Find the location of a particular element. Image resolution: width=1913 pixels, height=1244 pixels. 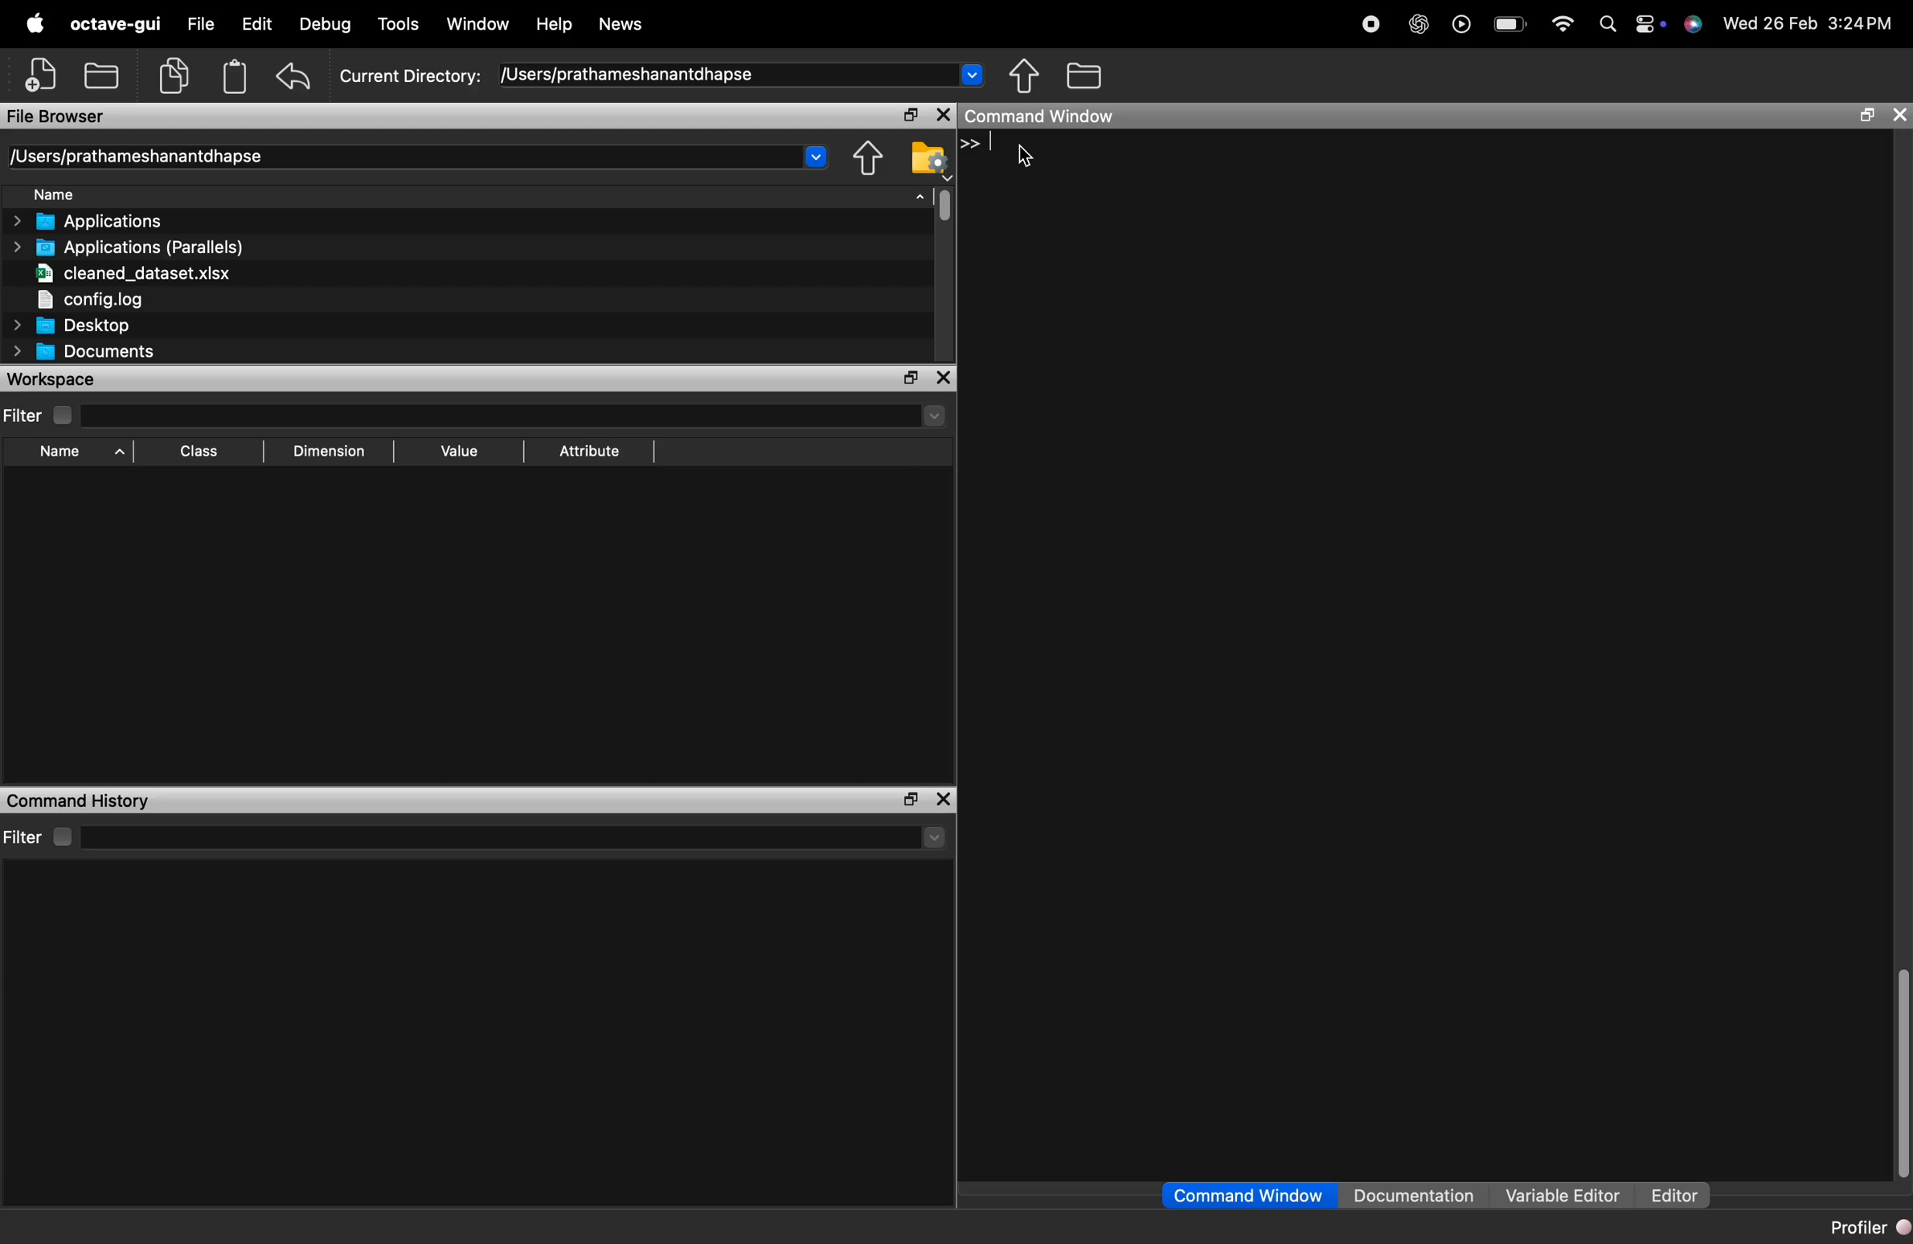

New Script is located at coordinates (43, 75).